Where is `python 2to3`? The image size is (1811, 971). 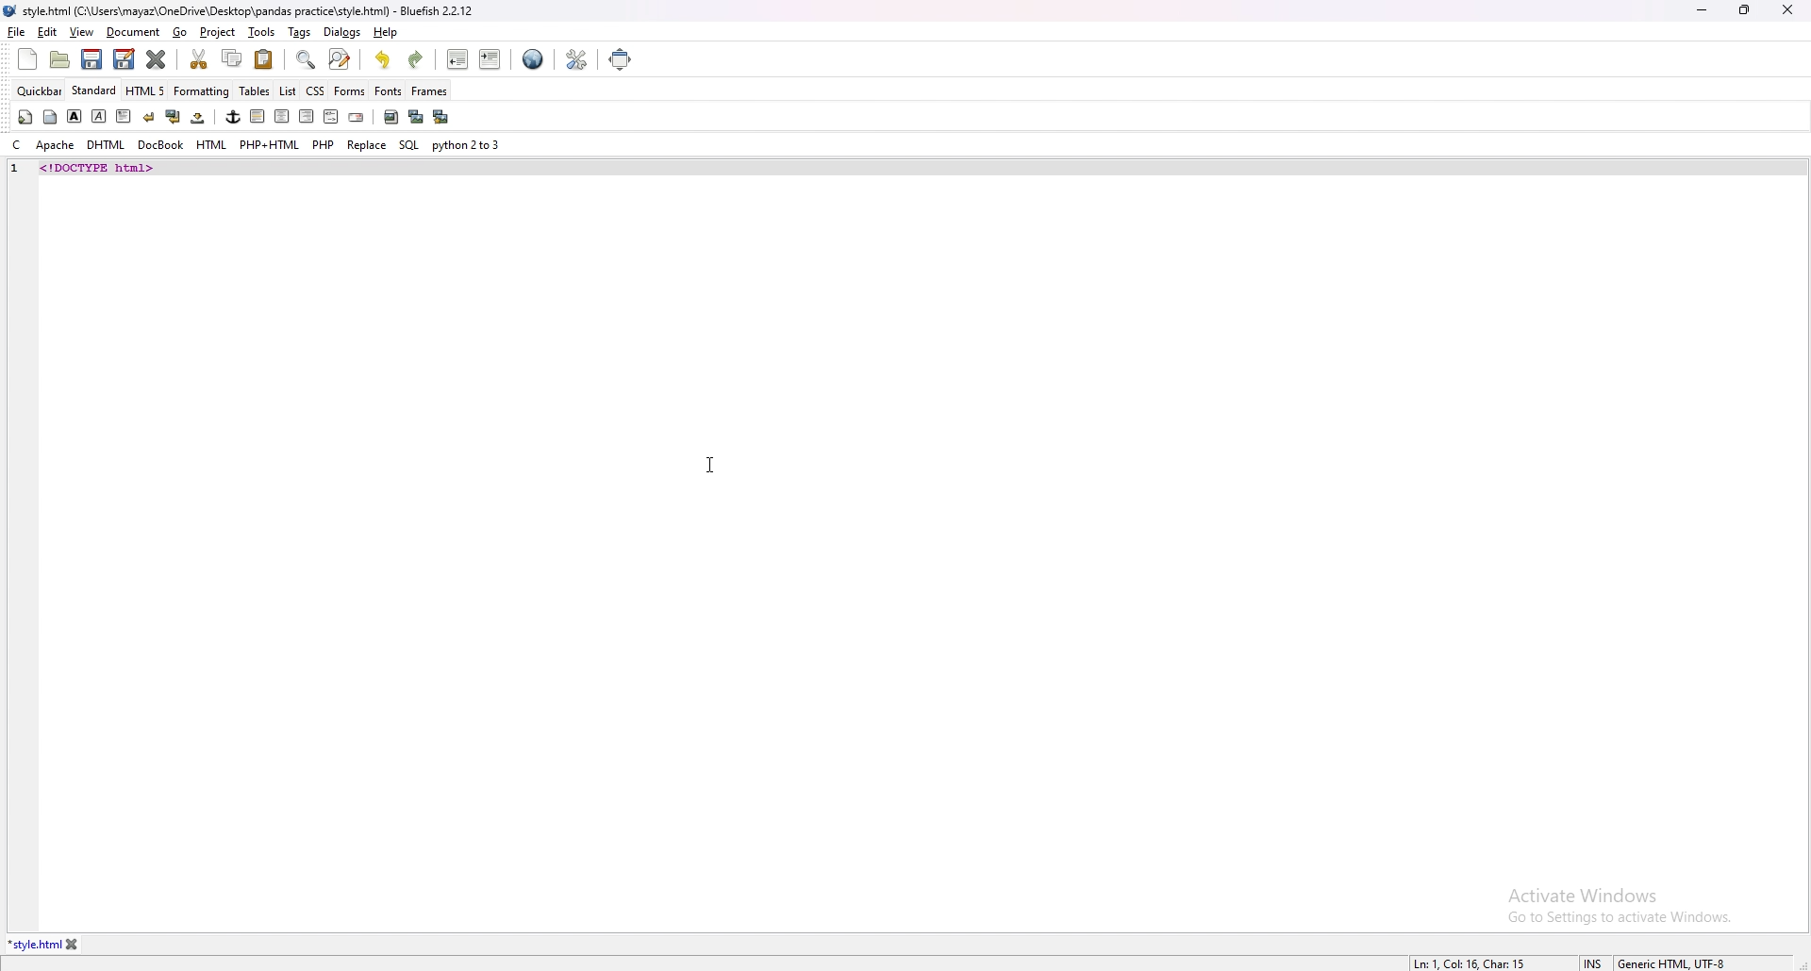
python 2to3 is located at coordinates (469, 145).